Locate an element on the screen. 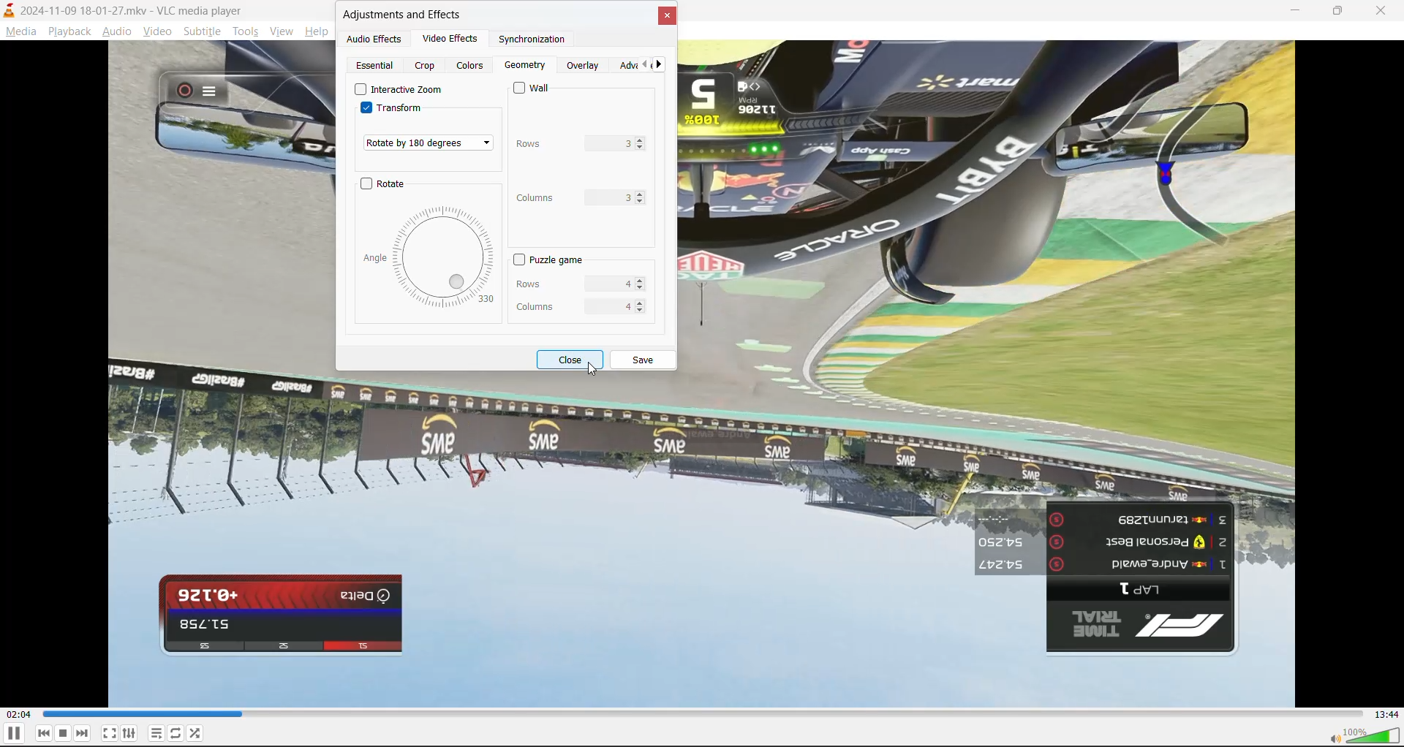 The height and width of the screenshot is (747, 1404). subtitle is located at coordinates (201, 33).